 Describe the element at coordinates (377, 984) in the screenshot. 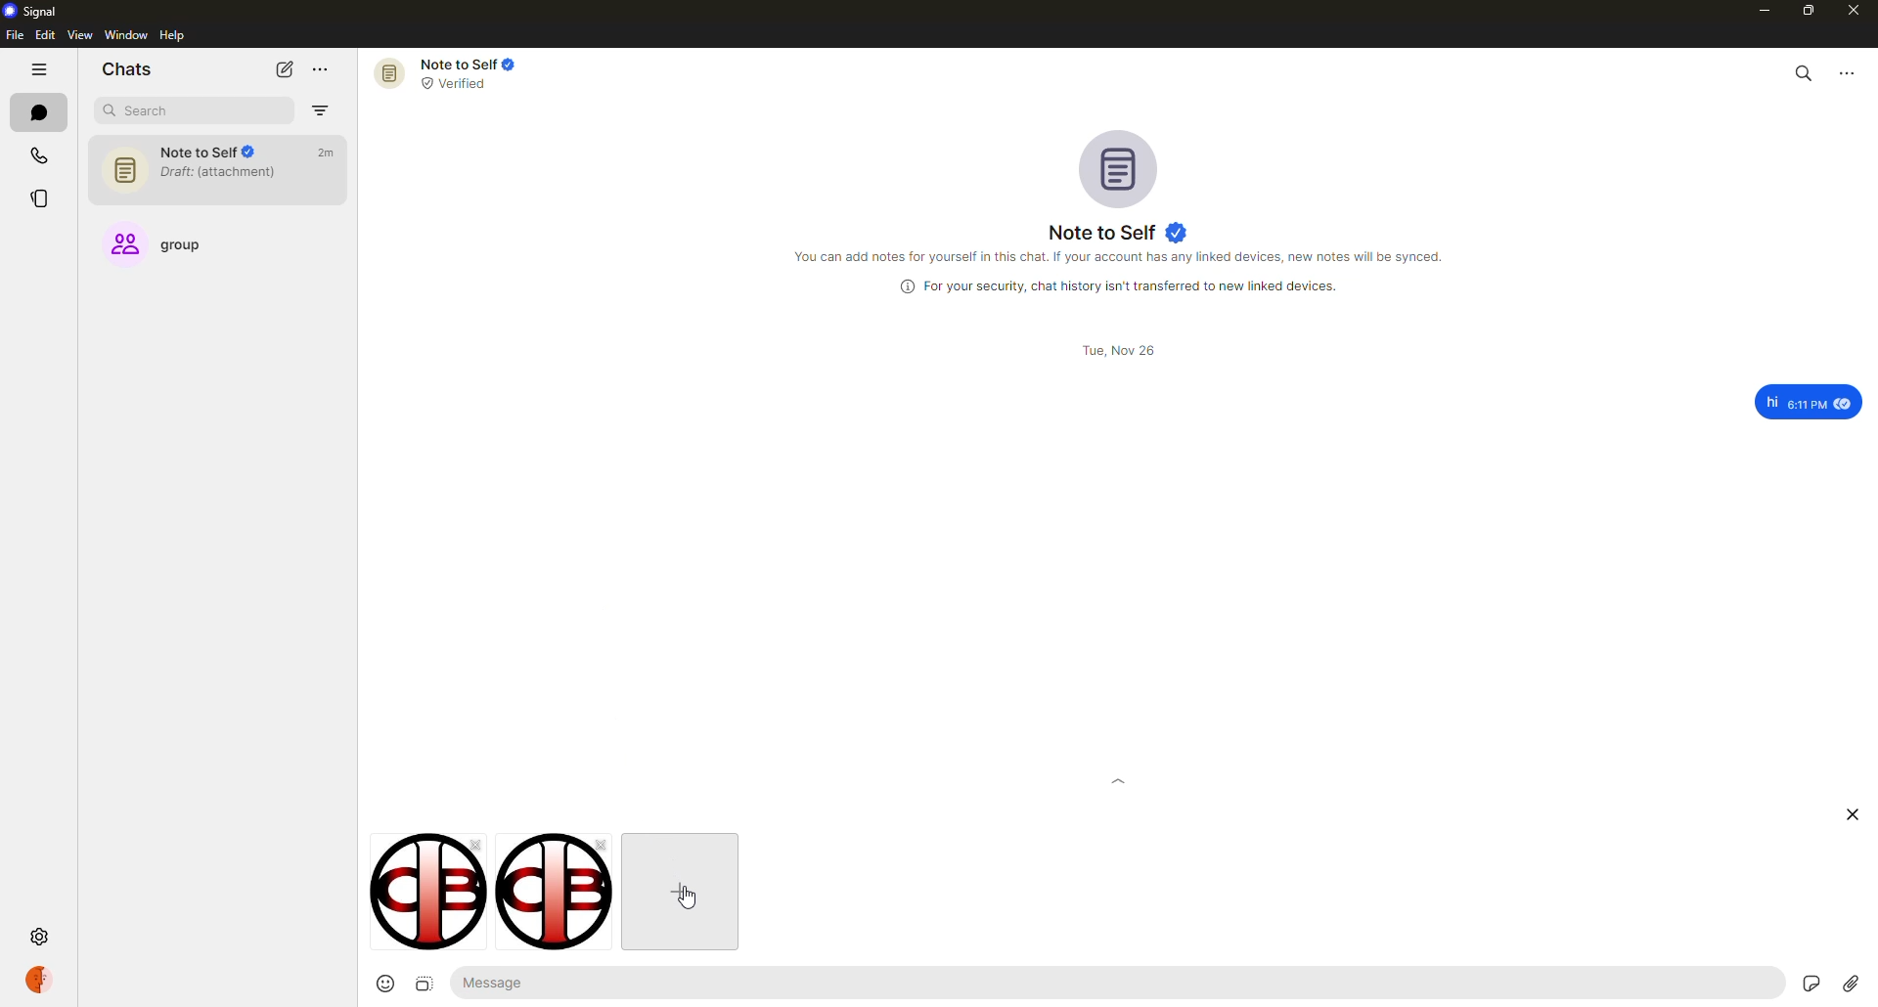

I see `emoji` at that location.